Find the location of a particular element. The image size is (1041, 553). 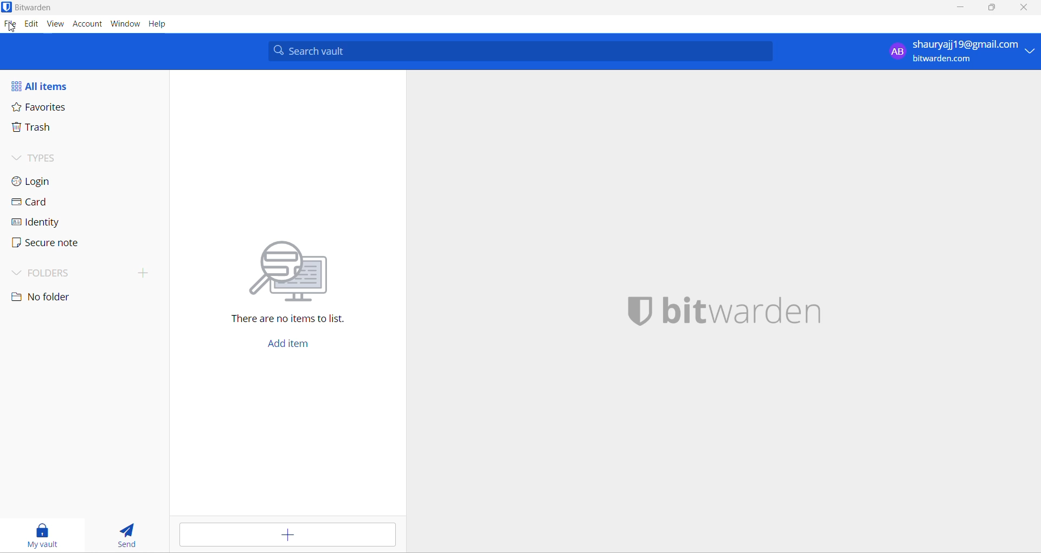

folder is located at coordinates (82, 274).